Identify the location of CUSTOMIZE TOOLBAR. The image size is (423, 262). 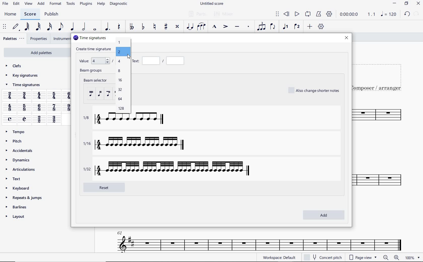
(320, 26).